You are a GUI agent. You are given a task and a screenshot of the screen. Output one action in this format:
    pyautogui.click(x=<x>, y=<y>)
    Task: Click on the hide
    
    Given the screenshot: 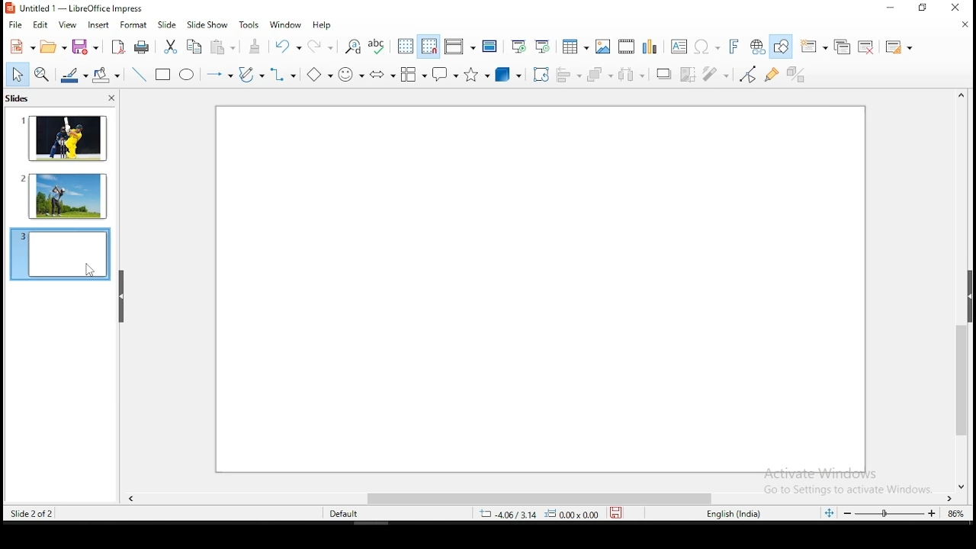 What is the action you would take?
    pyautogui.click(x=970, y=291)
    